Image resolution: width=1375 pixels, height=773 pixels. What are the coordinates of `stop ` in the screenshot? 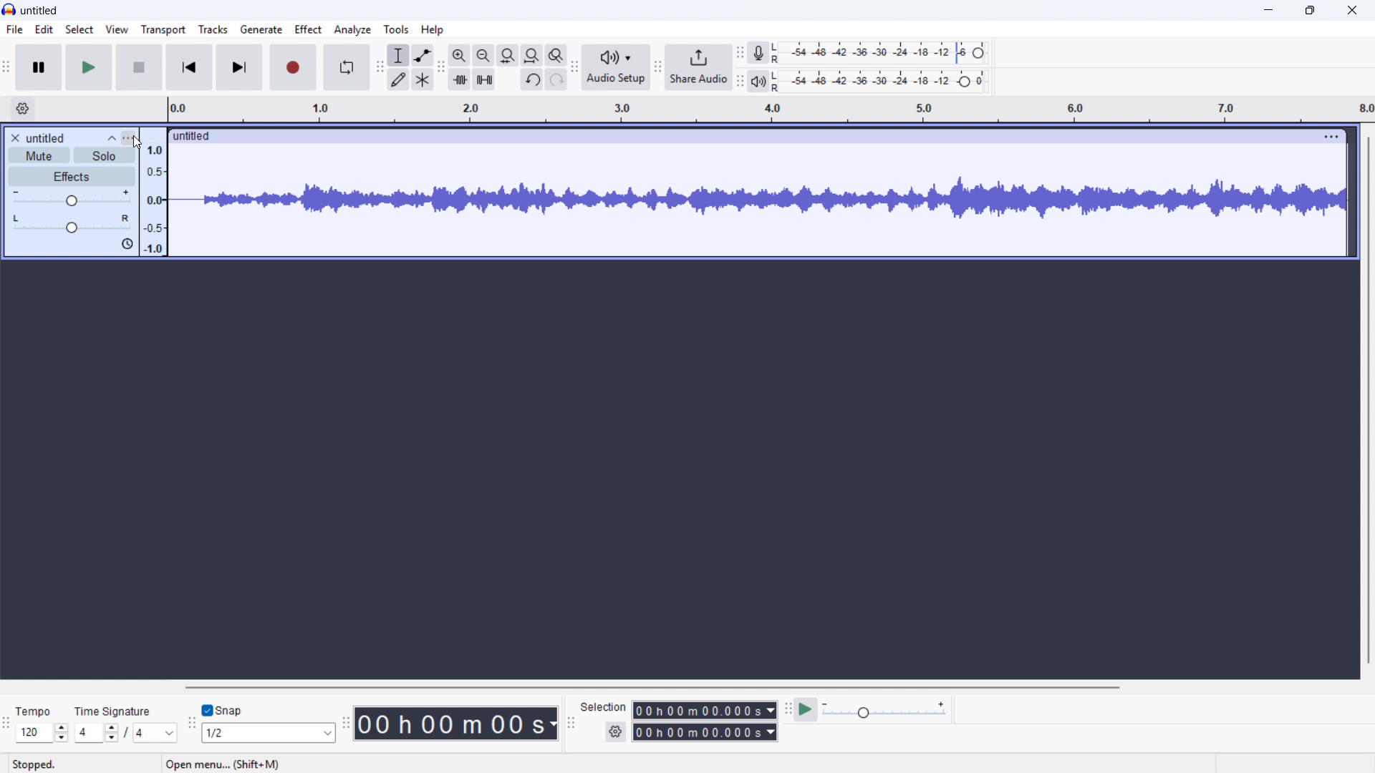 It's located at (139, 68).